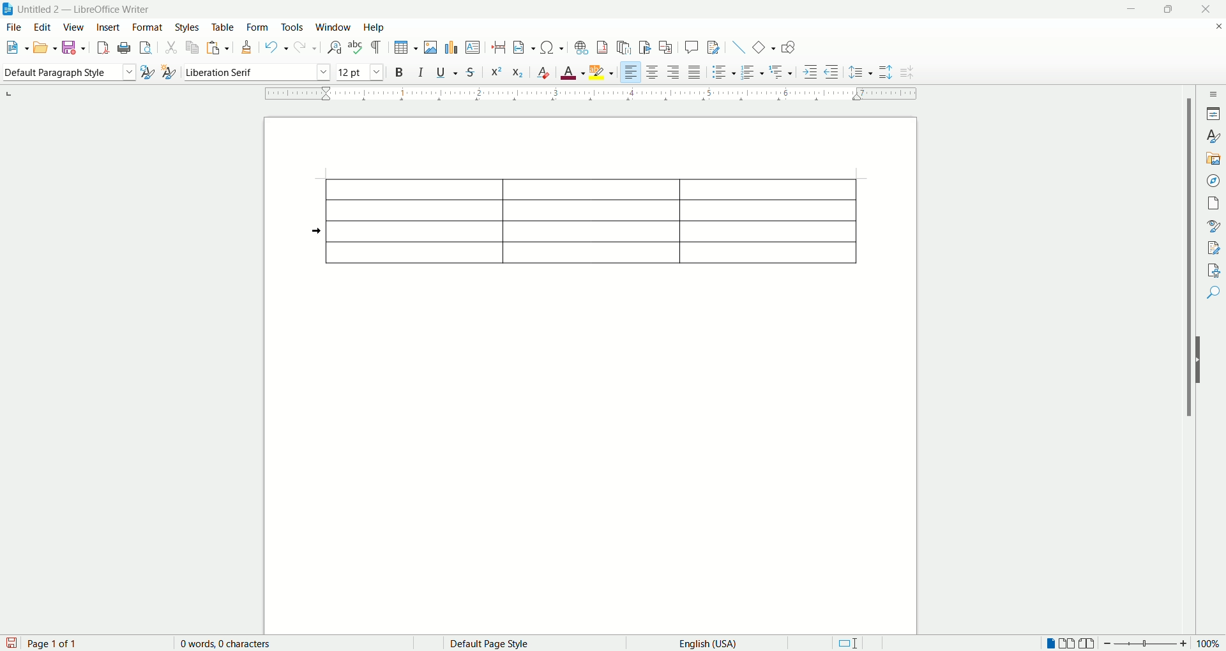  What do you see at coordinates (1189, 361) in the screenshot?
I see `vertical scroll bar` at bounding box center [1189, 361].